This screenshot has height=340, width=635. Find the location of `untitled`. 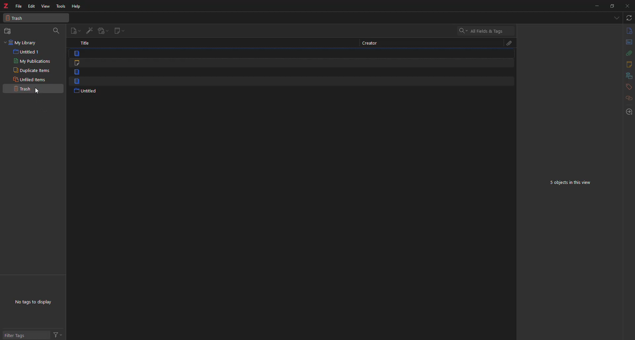

untitled is located at coordinates (85, 91).